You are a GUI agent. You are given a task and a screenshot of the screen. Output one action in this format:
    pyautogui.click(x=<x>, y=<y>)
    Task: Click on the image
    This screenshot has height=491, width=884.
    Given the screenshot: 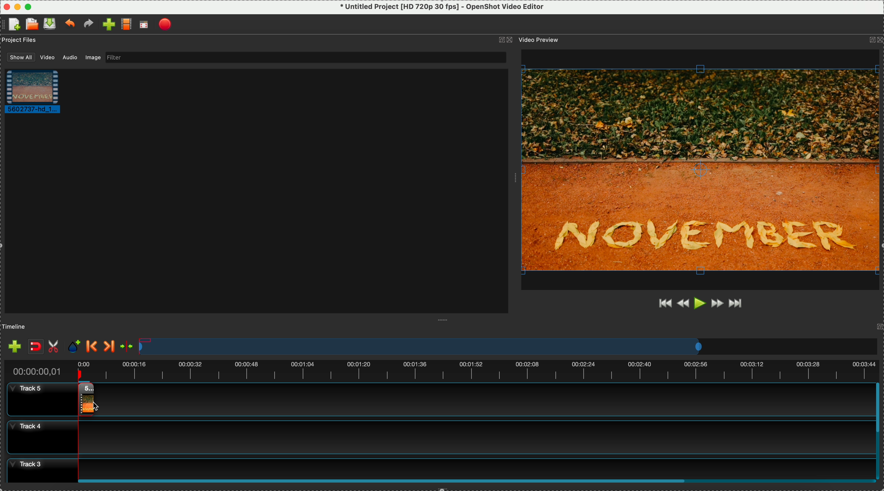 What is the action you would take?
    pyautogui.click(x=94, y=58)
    